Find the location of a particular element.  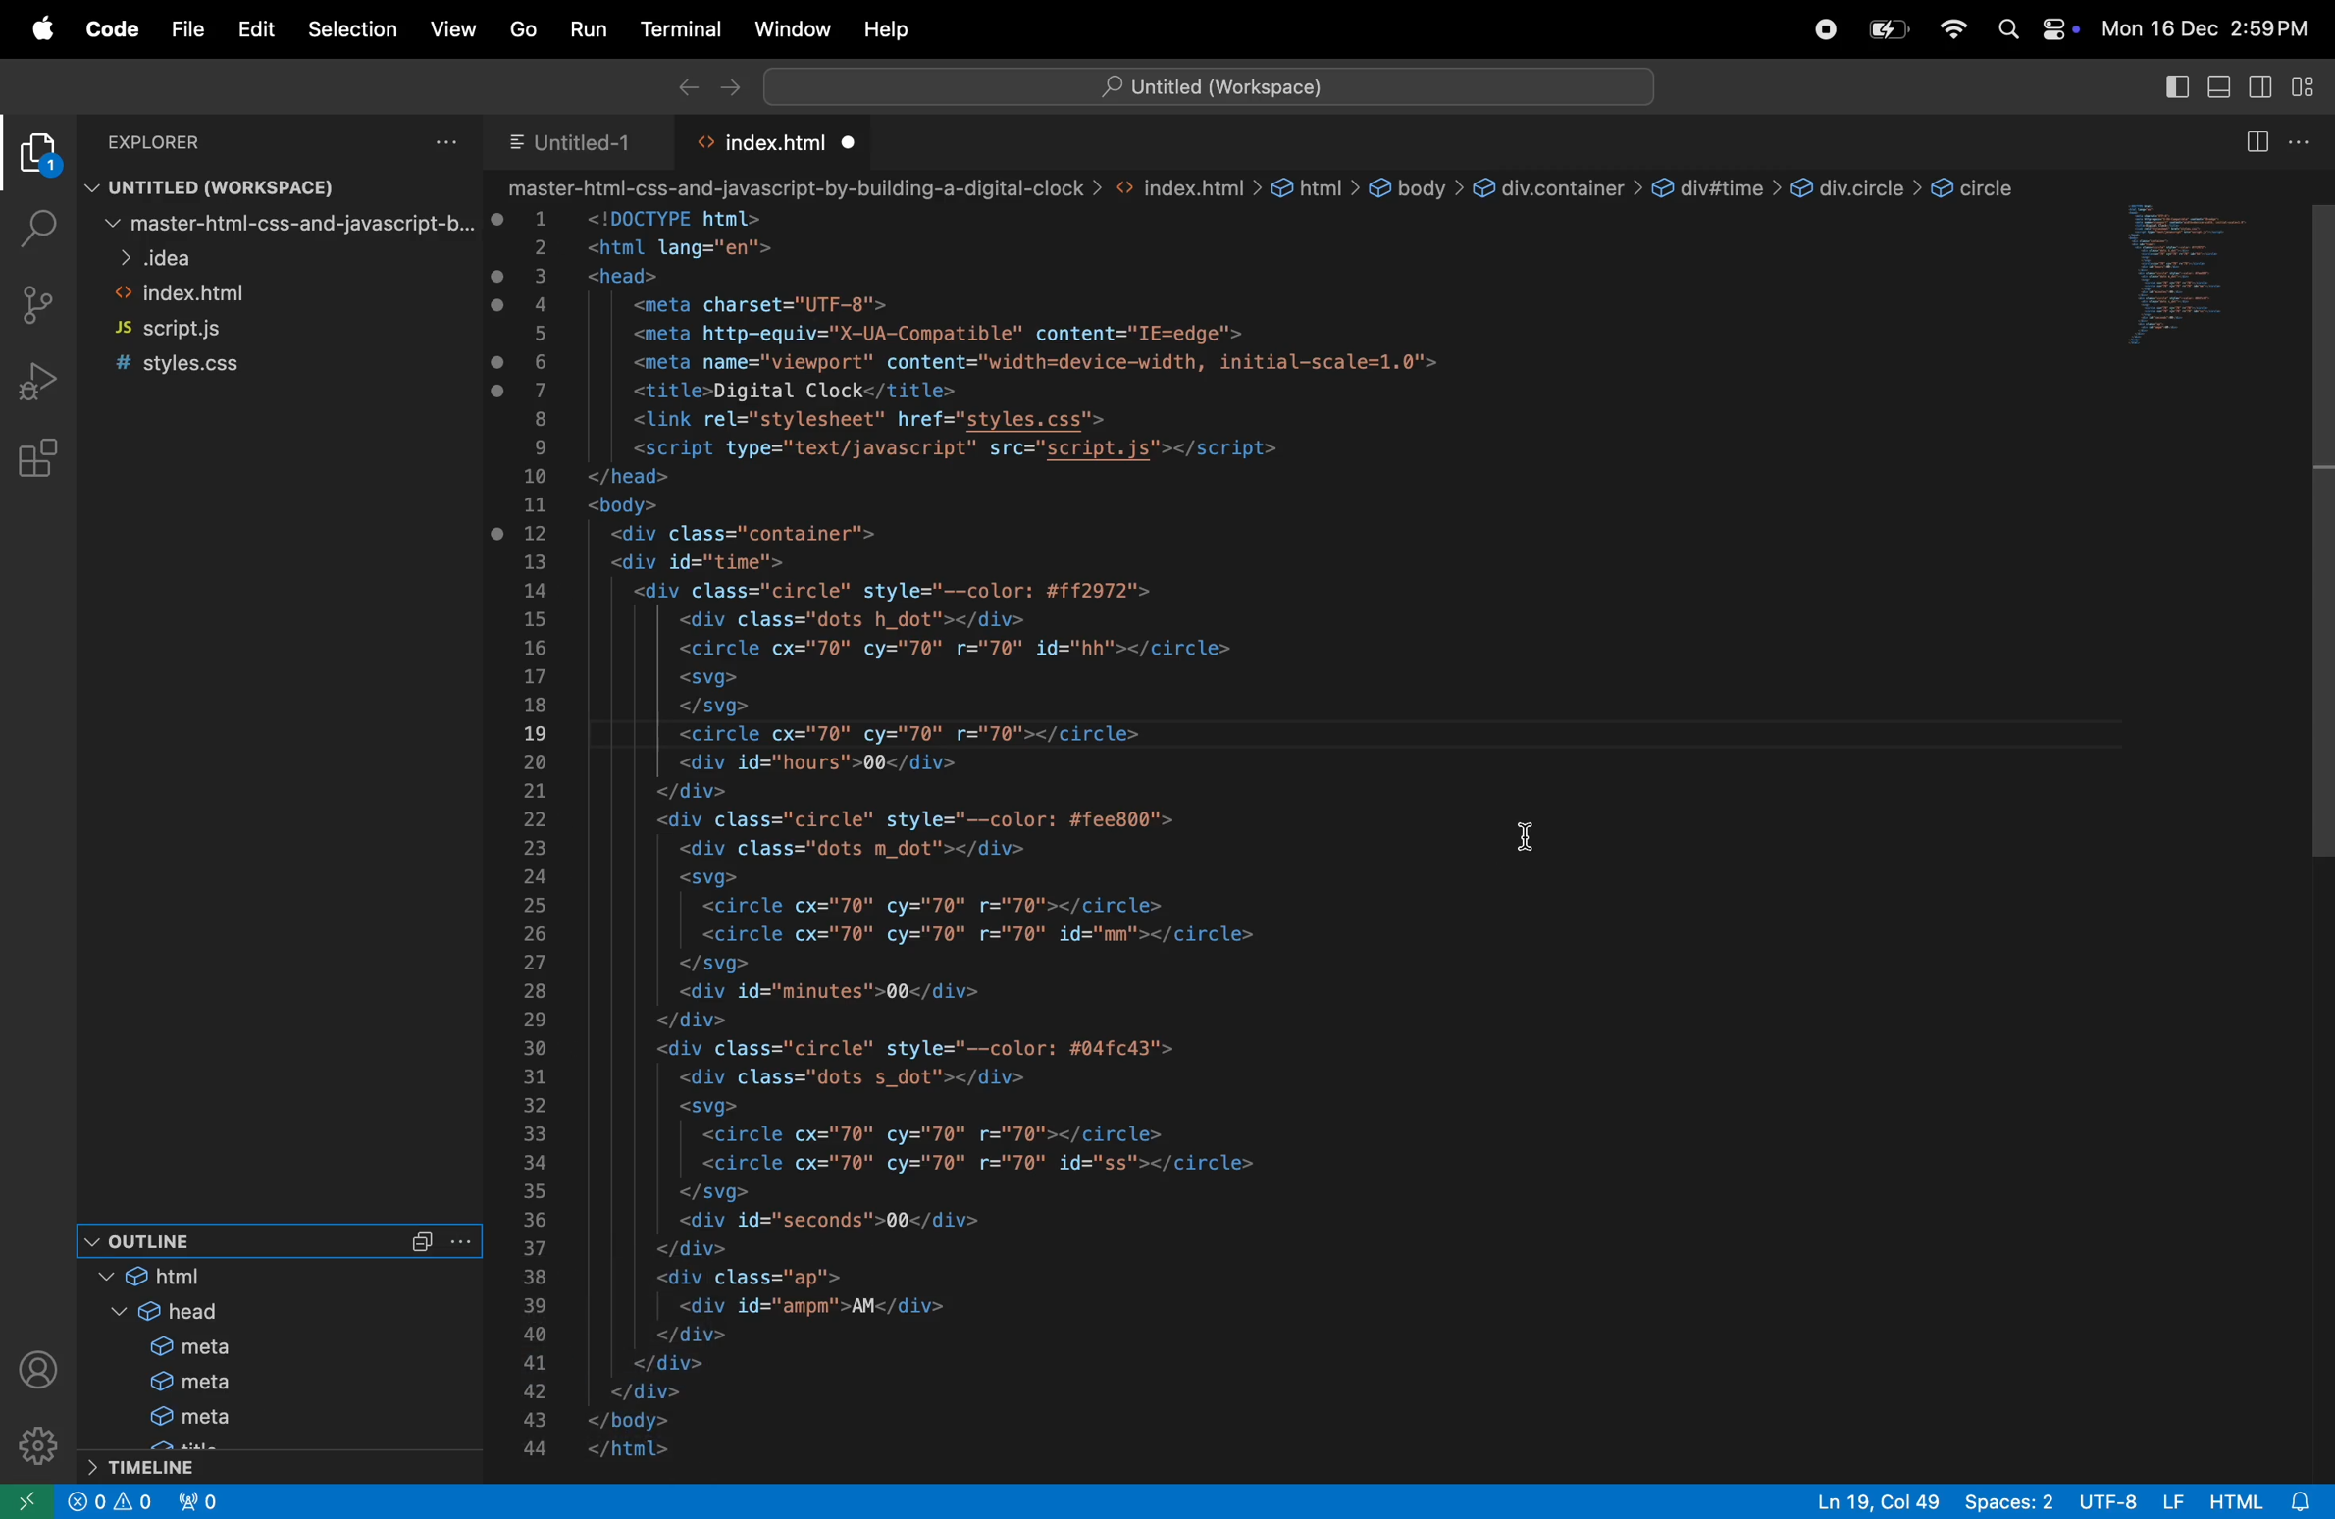

master file is located at coordinates (286, 223).